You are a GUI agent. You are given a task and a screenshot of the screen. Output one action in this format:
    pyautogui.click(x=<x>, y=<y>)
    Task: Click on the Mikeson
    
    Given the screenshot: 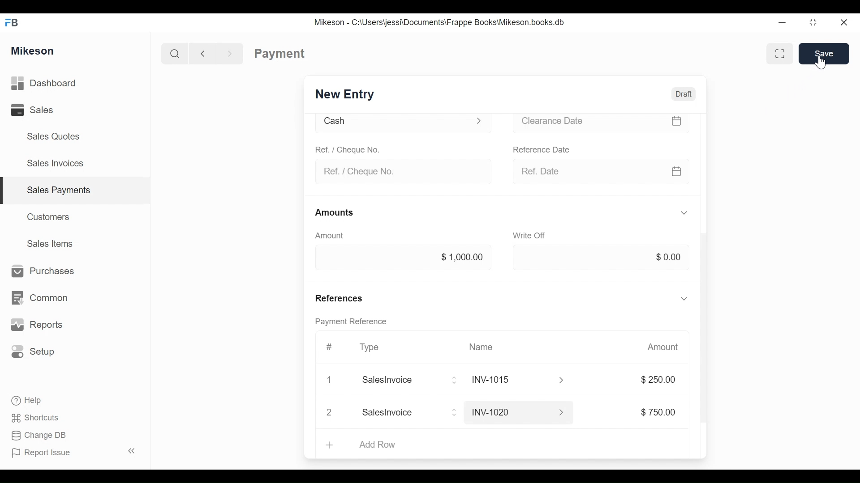 What is the action you would take?
    pyautogui.click(x=33, y=50)
    